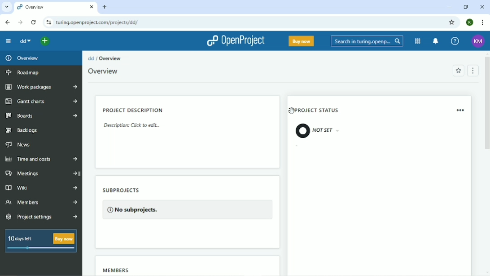 This screenshot has width=490, height=276. Describe the element at coordinates (9, 41) in the screenshot. I see `Collapse project menu` at that location.